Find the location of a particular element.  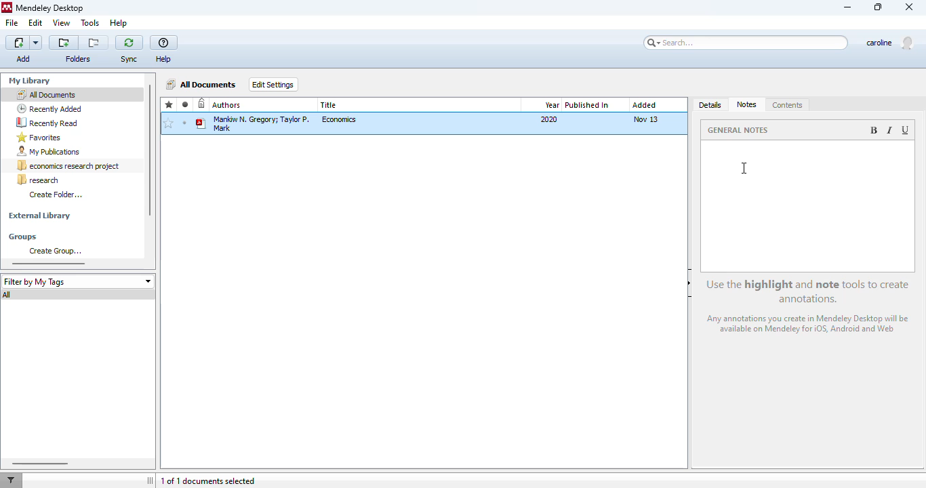

nov 13 is located at coordinates (645, 119).